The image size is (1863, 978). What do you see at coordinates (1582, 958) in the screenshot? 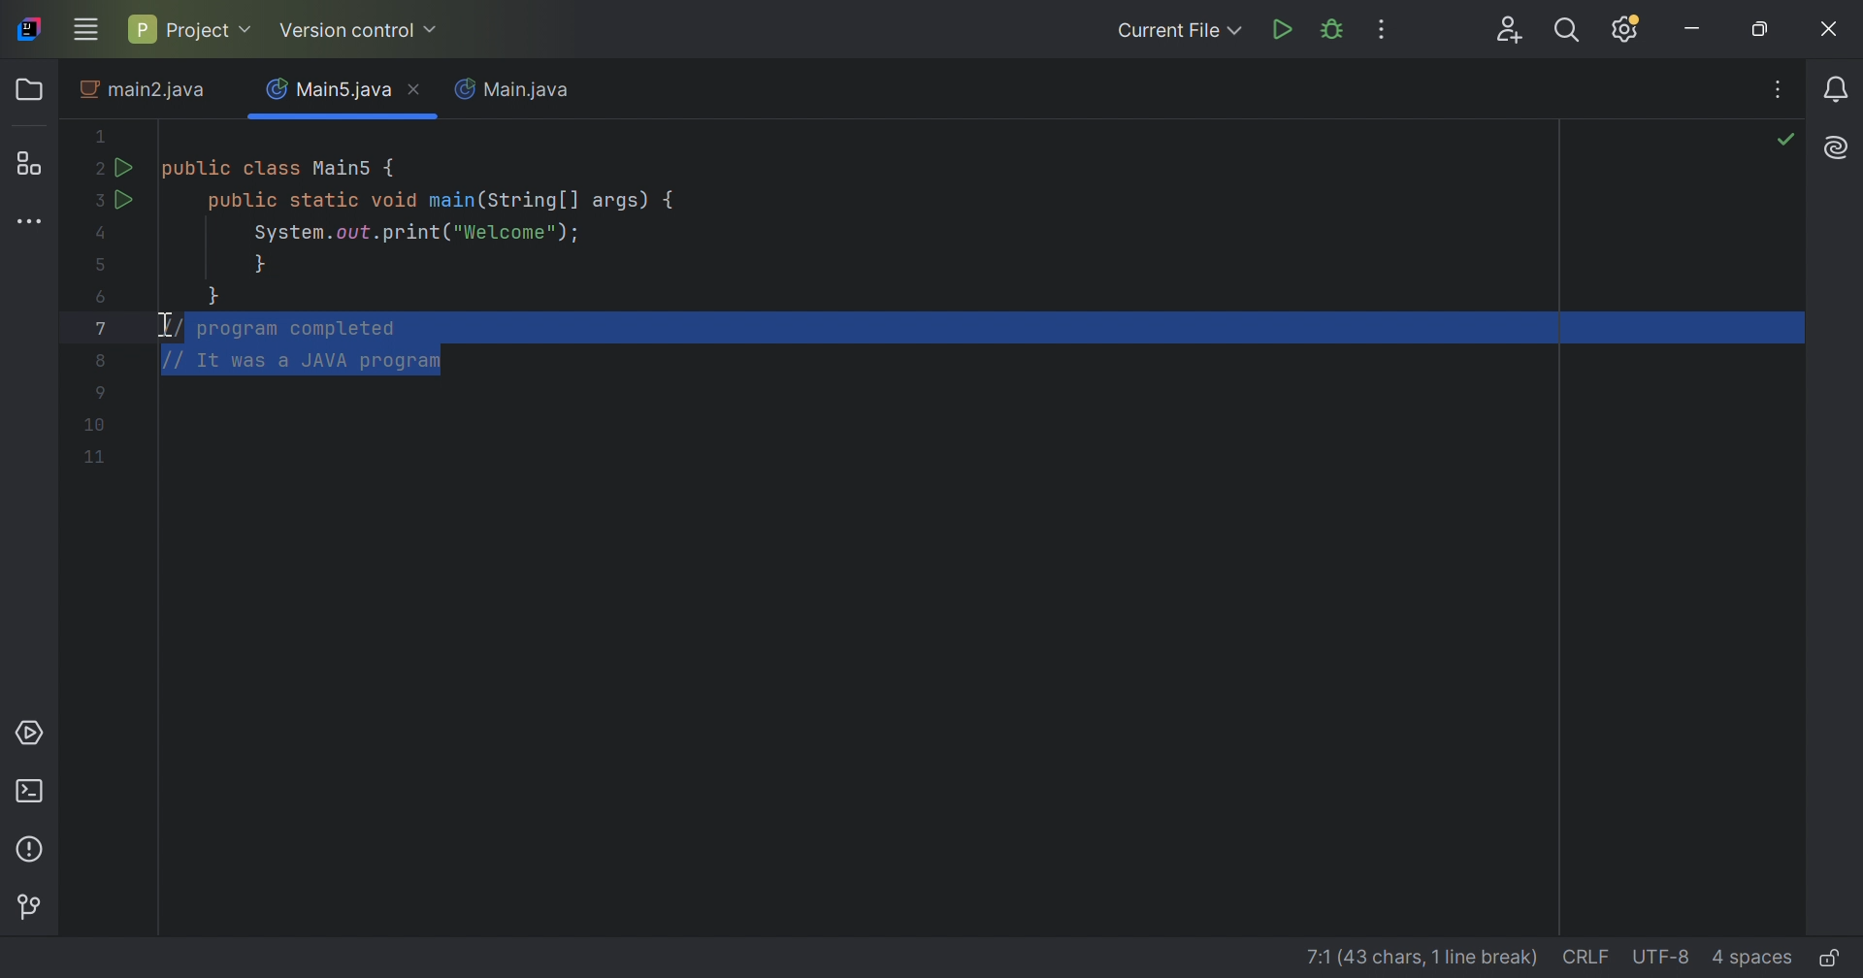
I see `CRLF` at bounding box center [1582, 958].